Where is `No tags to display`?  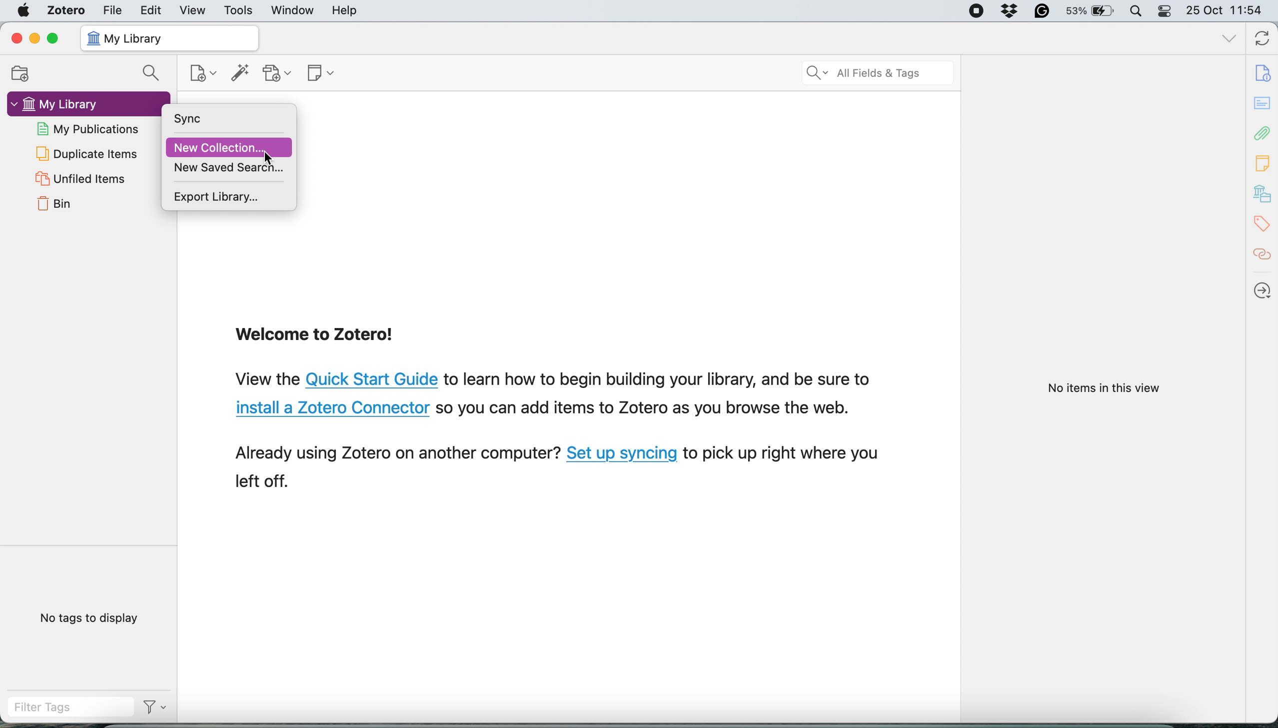 No tags to display is located at coordinates (92, 619).